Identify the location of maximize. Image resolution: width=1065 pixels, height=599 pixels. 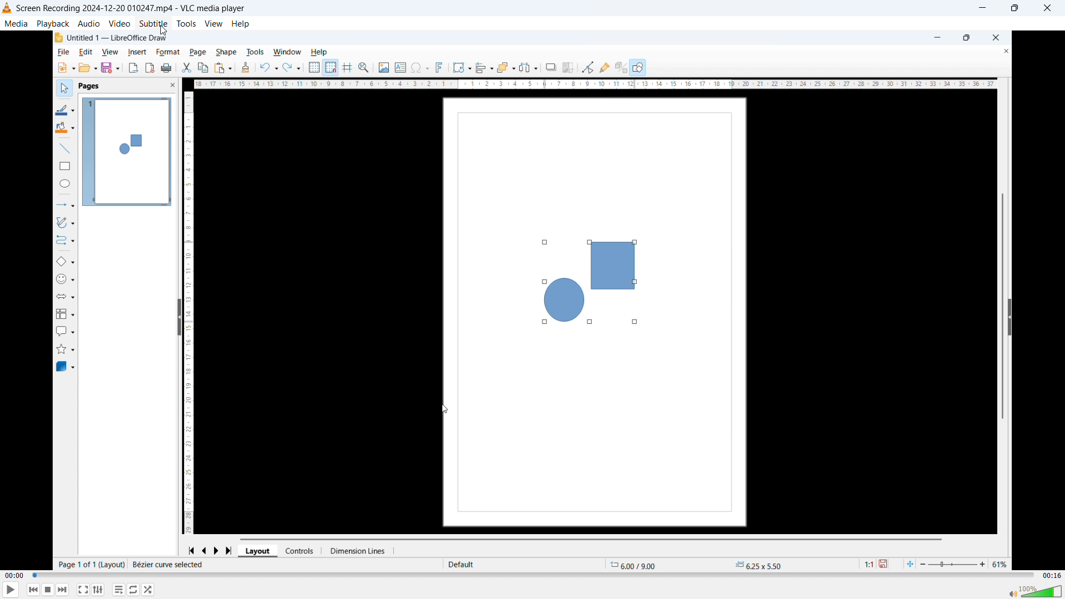
(966, 38).